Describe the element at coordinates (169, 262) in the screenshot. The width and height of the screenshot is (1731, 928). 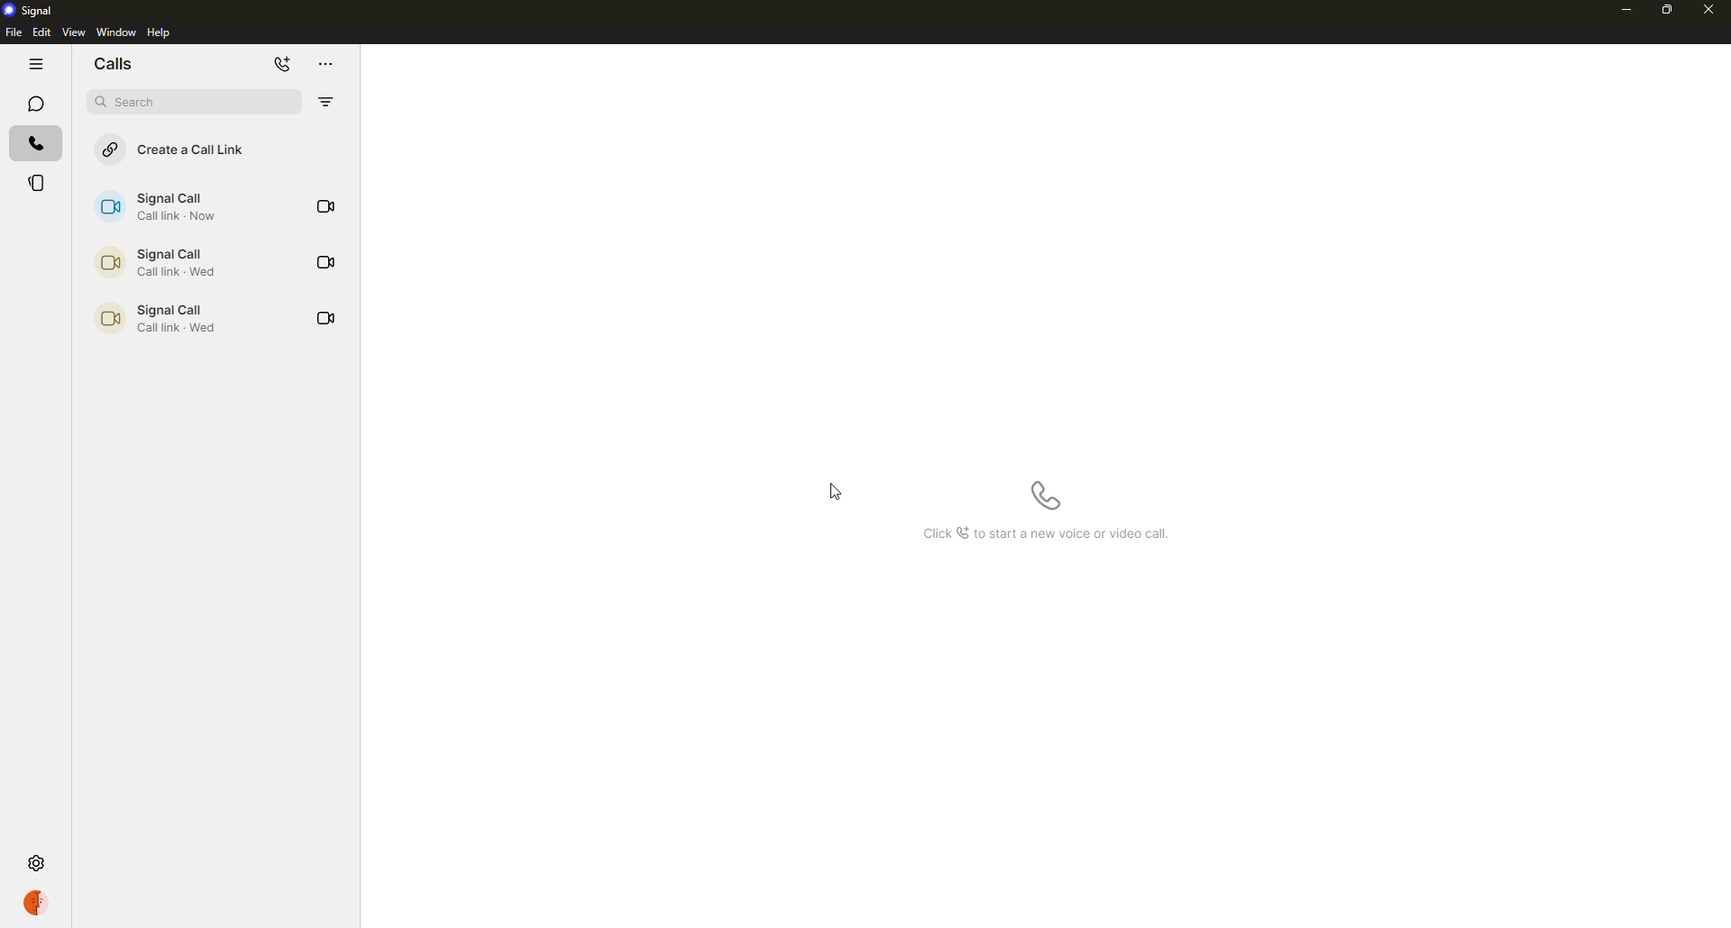
I see `call link` at that location.